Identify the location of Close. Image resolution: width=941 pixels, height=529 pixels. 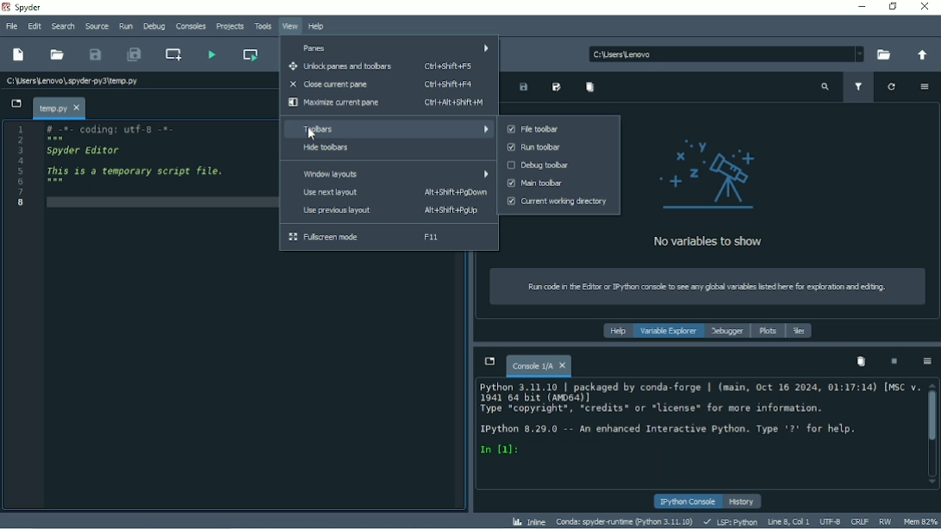
(925, 7).